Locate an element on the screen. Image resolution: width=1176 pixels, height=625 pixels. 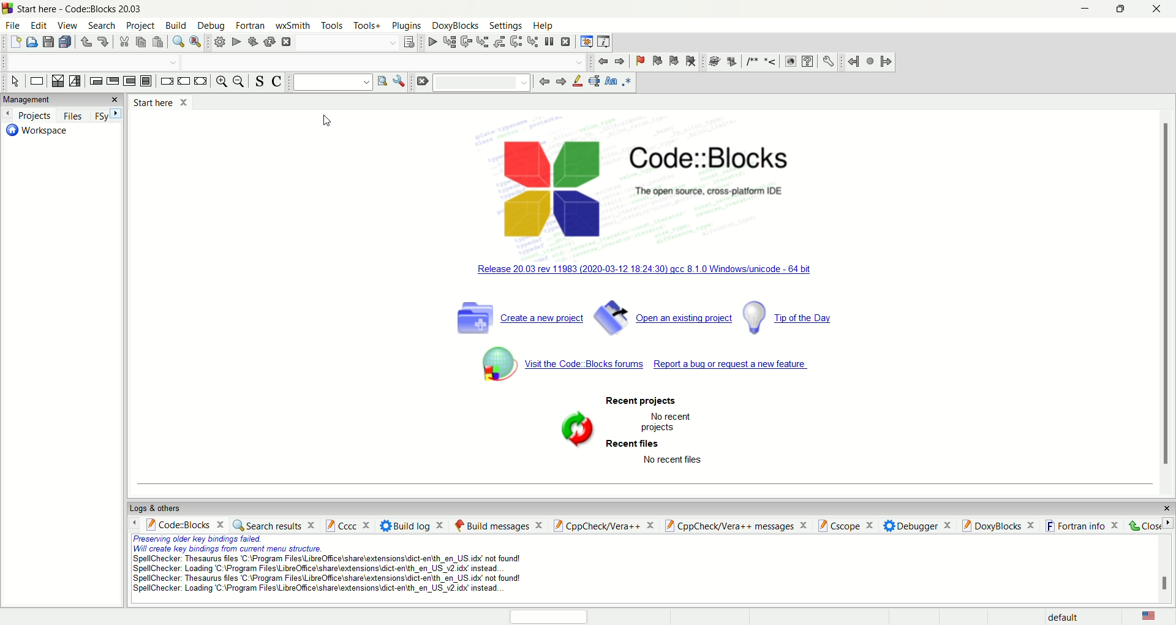
edit is located at coordinates (40, 26).